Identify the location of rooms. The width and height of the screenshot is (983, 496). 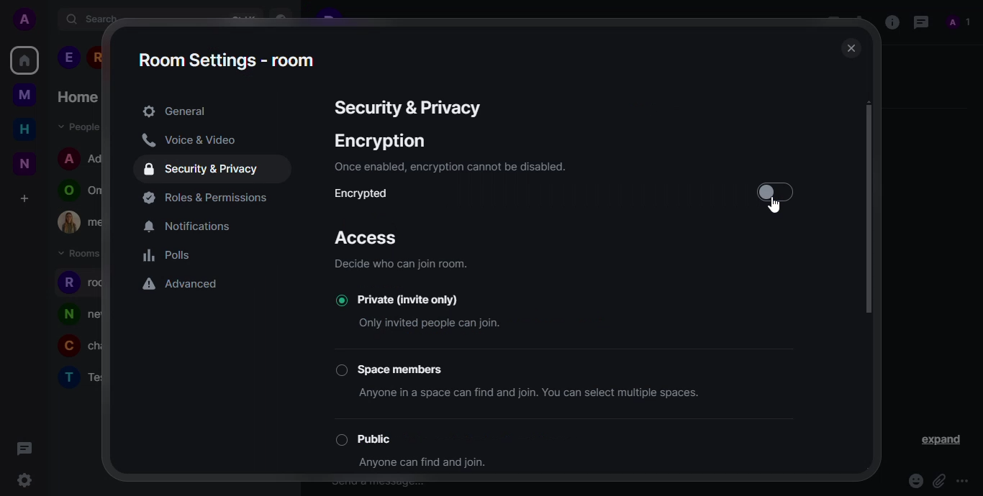
(81, 254).